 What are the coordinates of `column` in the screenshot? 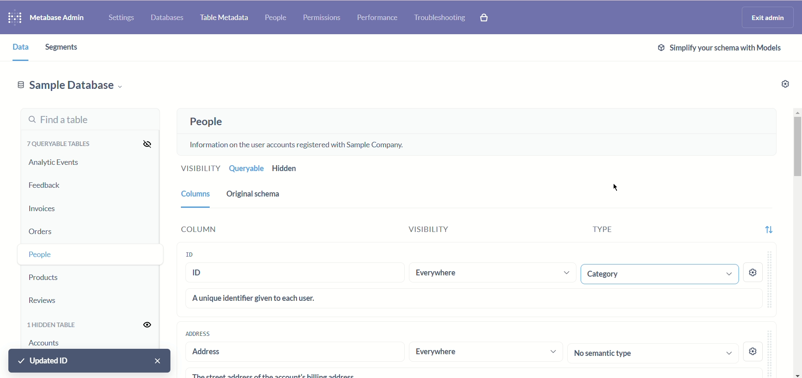 It's located at (227, 229).